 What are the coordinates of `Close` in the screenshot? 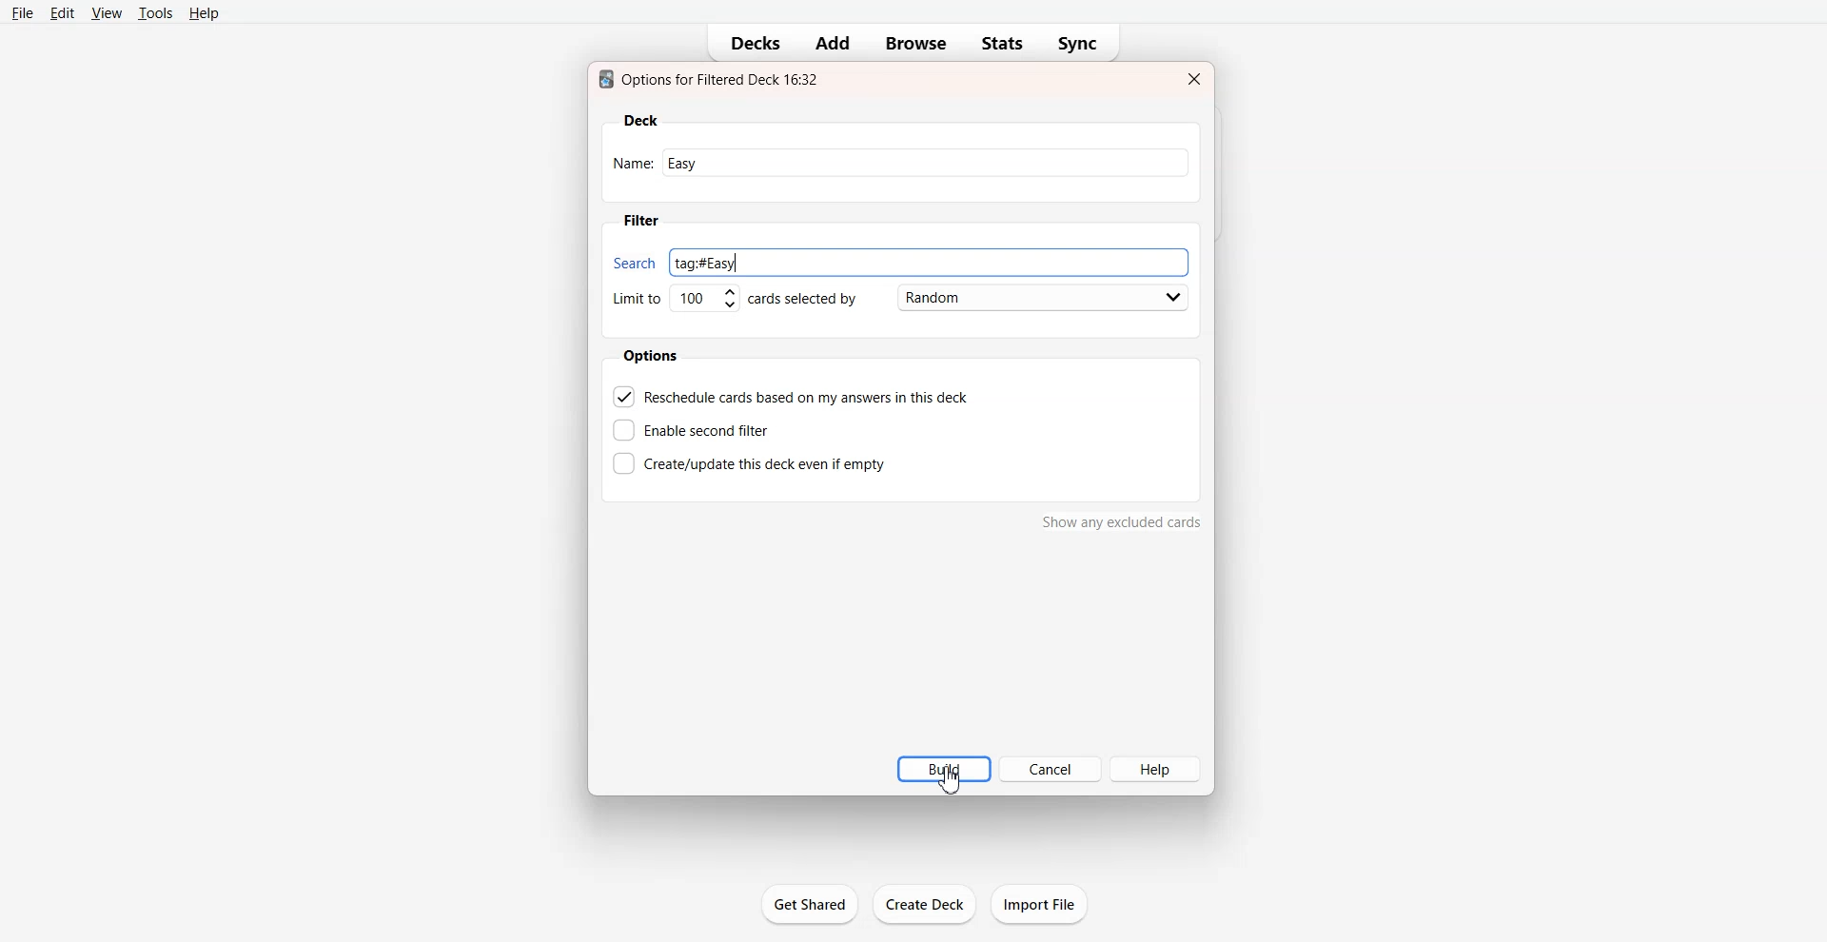 It's located at (1192, 79).